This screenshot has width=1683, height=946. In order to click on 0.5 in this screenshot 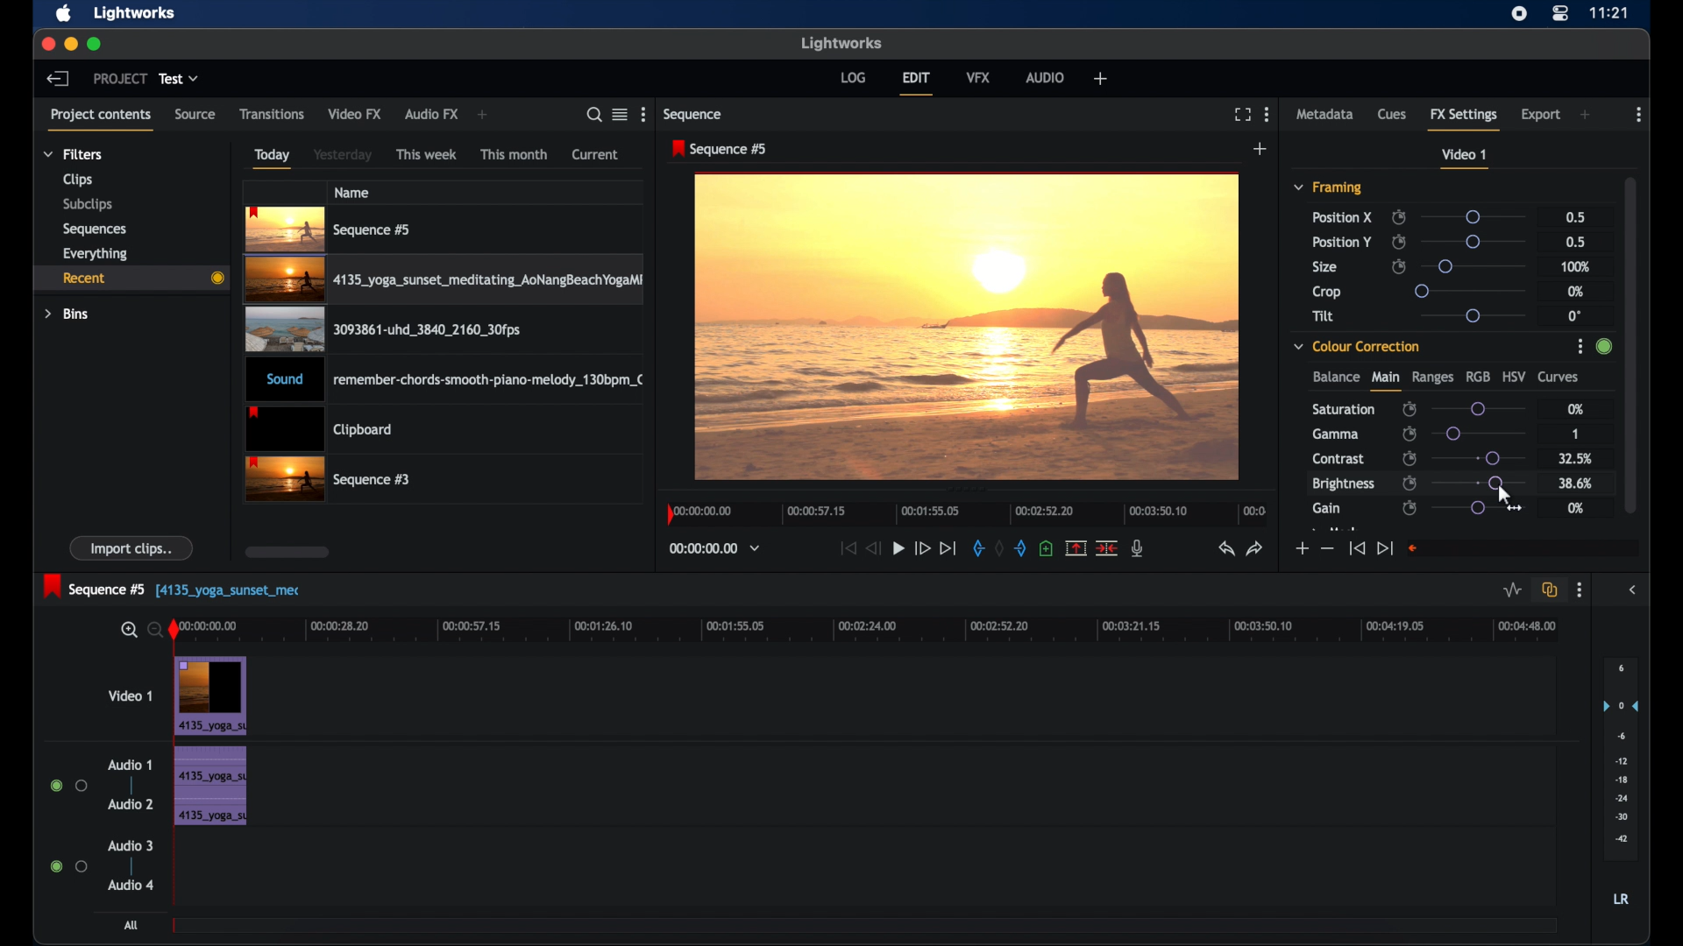, I will do `click(1576, 216)`.